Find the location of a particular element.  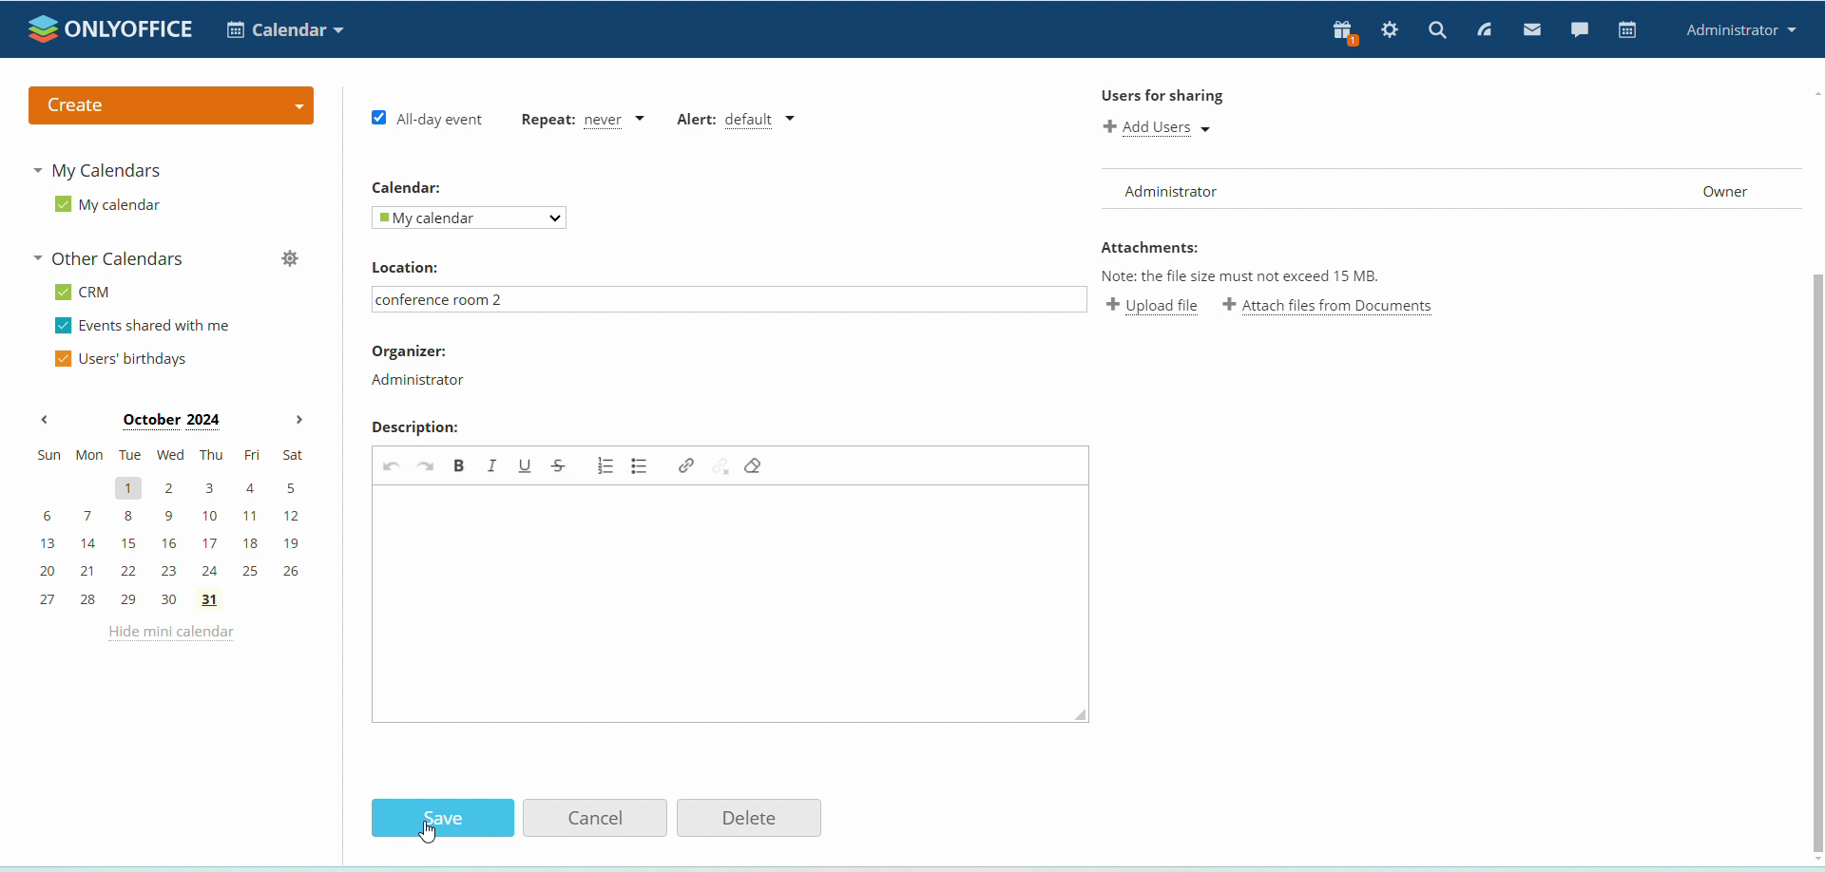

redo is located at coordinates (425, 465).